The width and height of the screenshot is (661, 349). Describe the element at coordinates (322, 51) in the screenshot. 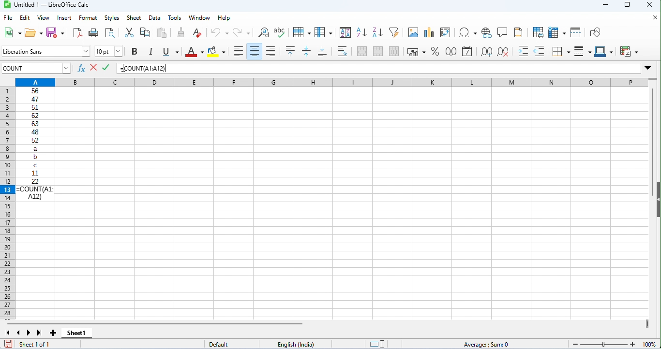

I see `align bottom` at that location.